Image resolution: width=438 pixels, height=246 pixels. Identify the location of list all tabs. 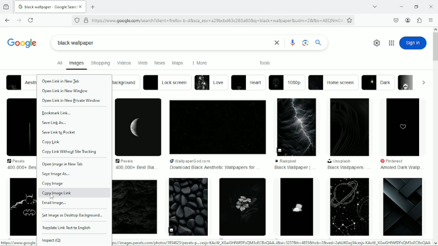
(375, 7).